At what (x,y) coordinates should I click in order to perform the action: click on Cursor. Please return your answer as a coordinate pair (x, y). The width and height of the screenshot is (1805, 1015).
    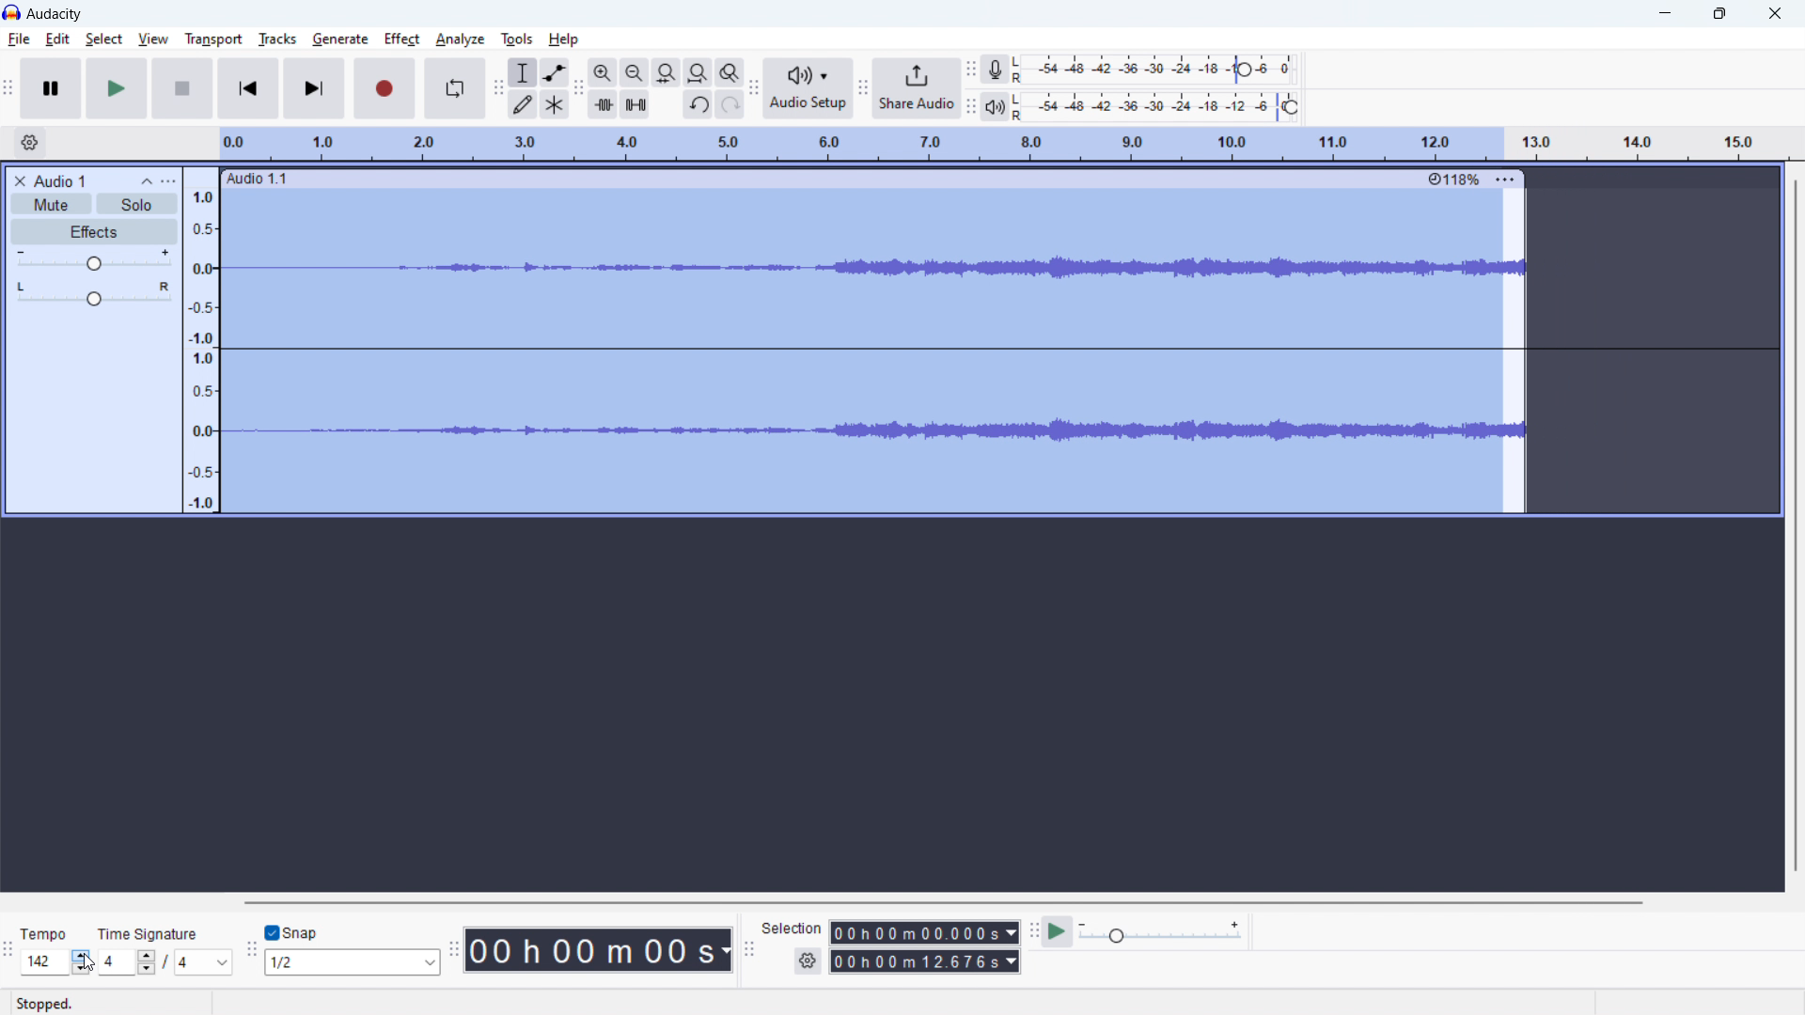
    Looking at the image, I should click on (86, 960).